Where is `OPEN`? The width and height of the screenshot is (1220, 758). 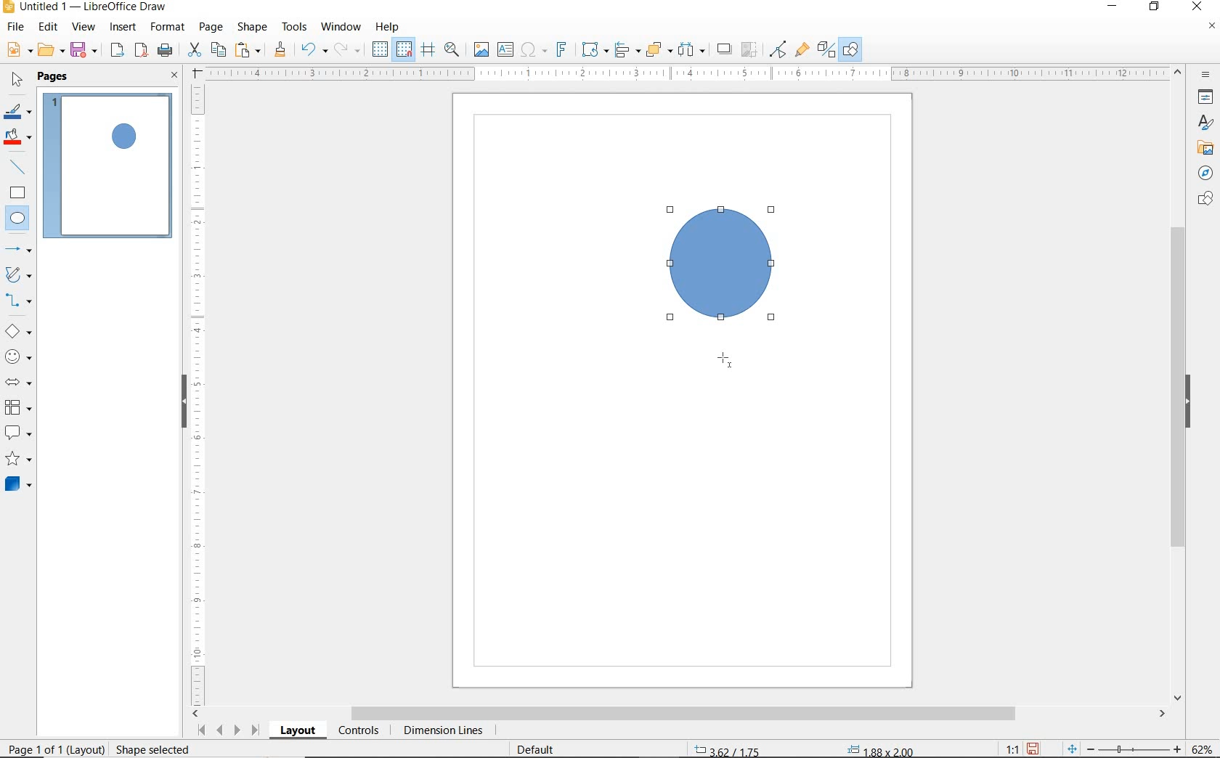 OPEN is located at coordinates (51, 52).